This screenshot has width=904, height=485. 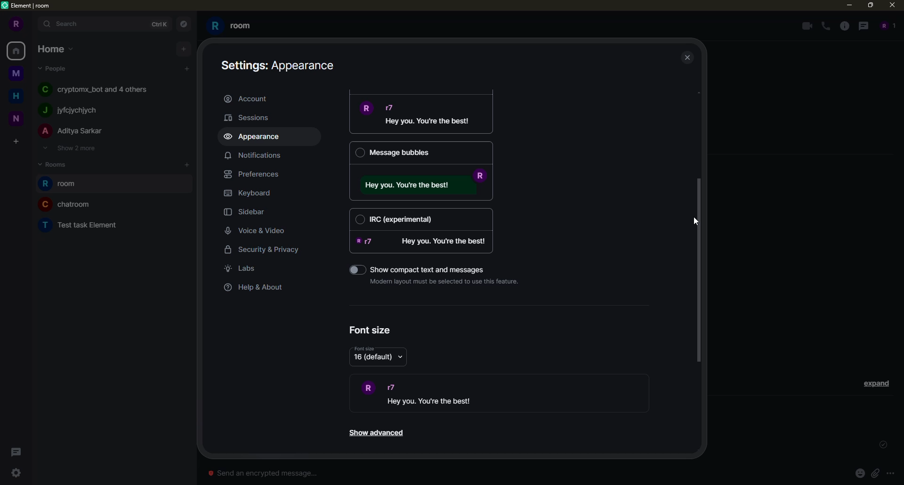 I want to click on message, so click(x=424, y=242).